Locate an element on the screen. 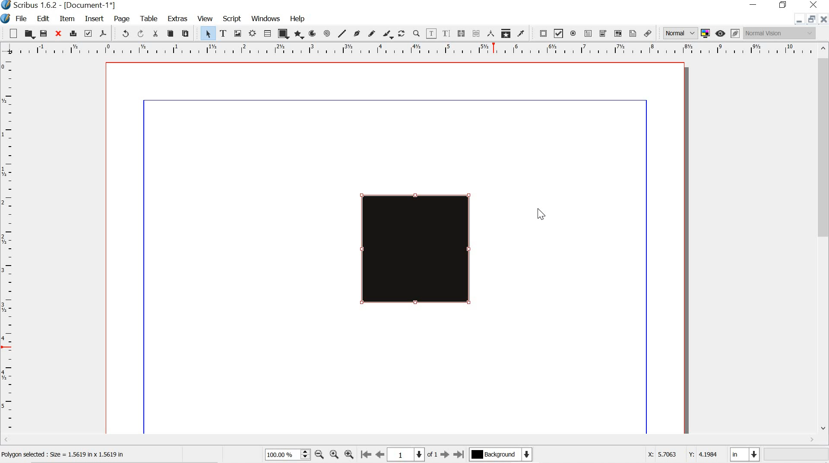 Image resolution: width=829 pixels, height=463 pixels. edit is located at coordinates (44, 18).